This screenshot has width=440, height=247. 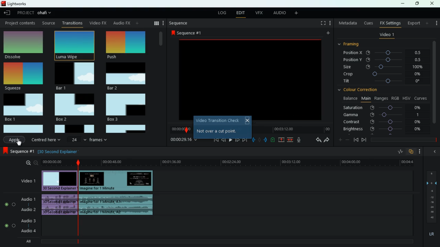 I want to click on balance, so click(x=349, y=98).